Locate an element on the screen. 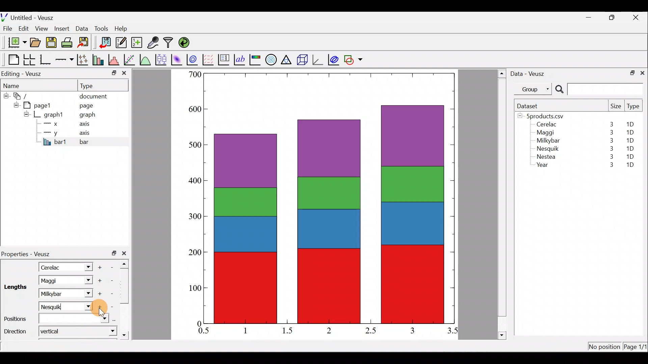 The height and width of the screenshot is (364, 648). Remove item is located at coordinates (112, 293).